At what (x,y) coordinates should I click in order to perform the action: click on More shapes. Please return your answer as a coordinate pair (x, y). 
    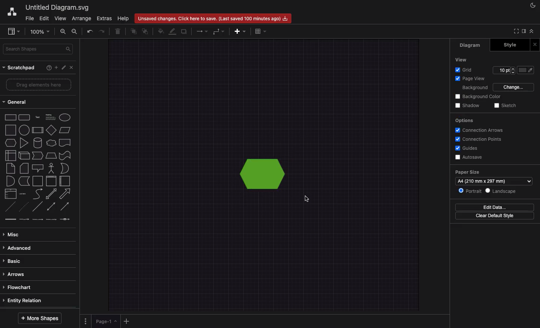
    Looking at the image, I should click on (40, 318).